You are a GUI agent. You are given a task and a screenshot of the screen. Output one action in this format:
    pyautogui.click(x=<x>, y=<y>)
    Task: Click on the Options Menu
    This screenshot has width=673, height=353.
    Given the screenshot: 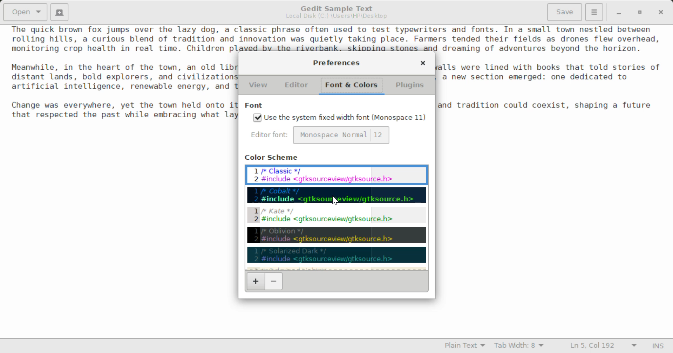 What is the action you would take?
    pyautogui.click(x=593, y=12)
    